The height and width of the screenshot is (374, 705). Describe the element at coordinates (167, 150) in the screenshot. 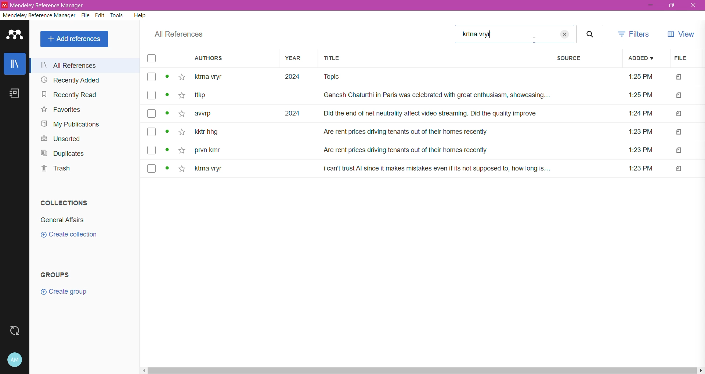

I see `view status of the file` at that location.